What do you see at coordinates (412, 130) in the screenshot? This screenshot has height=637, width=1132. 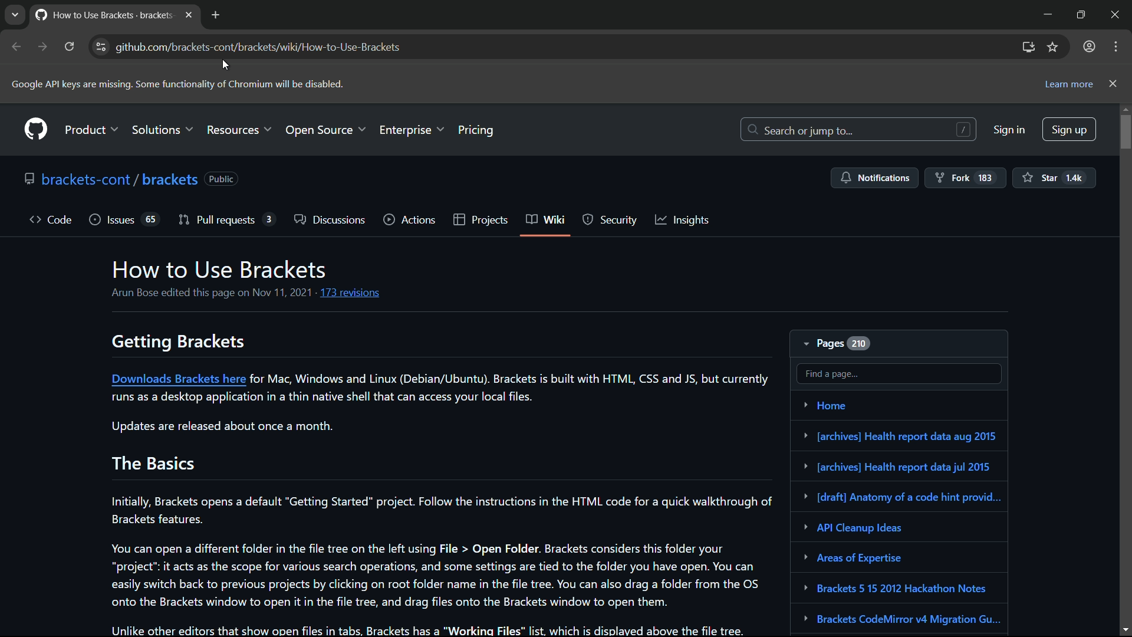 I see `enterprise` at bounding box center [412, 130].